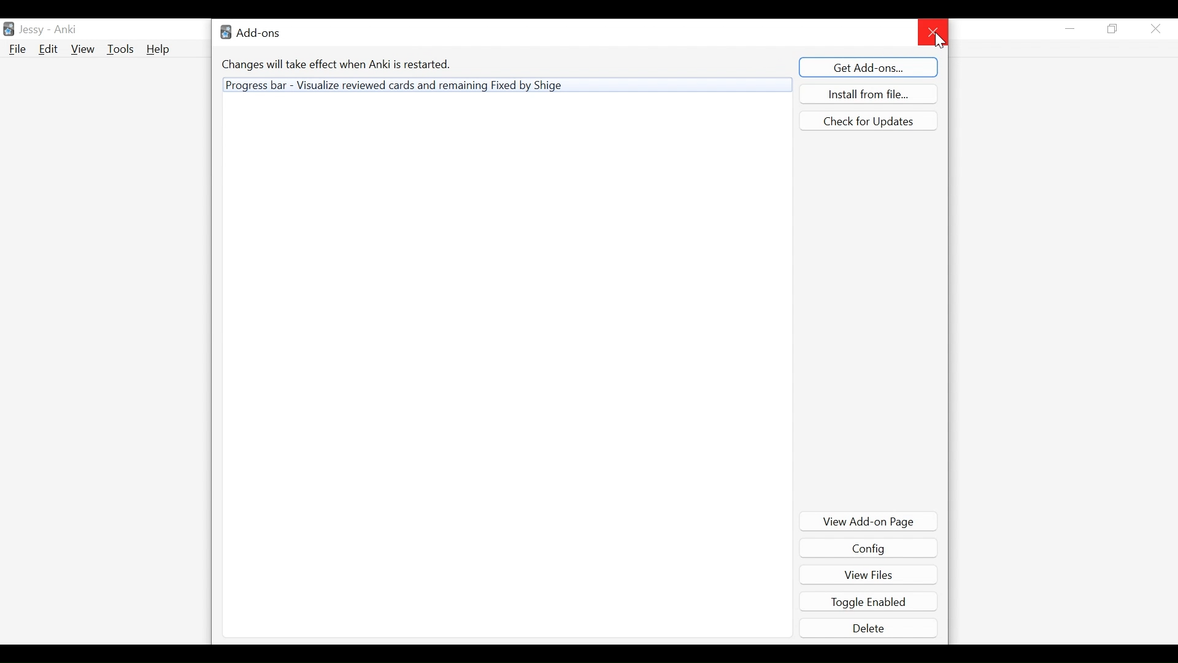 This screenshot has width=1178, height=663. I want to click on Cursor, so click(938, 41).